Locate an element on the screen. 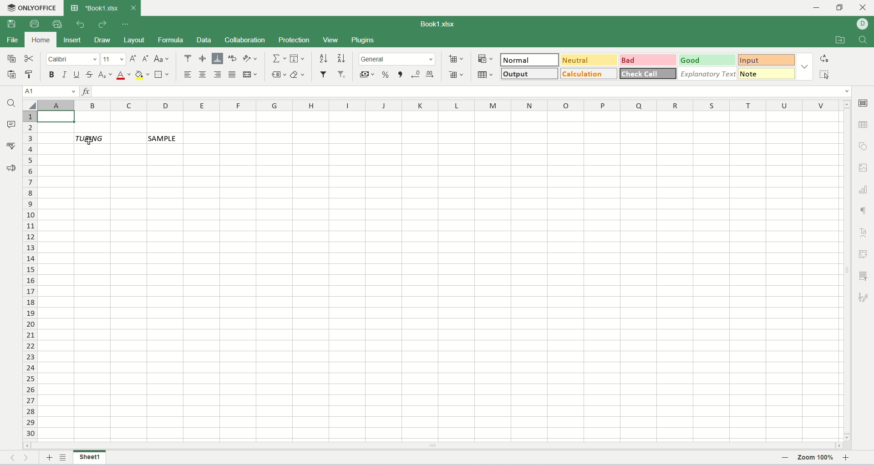 Image resolution: width=874 pixels, height=465 pixels. new sheet is located at coordinates (50, 459).